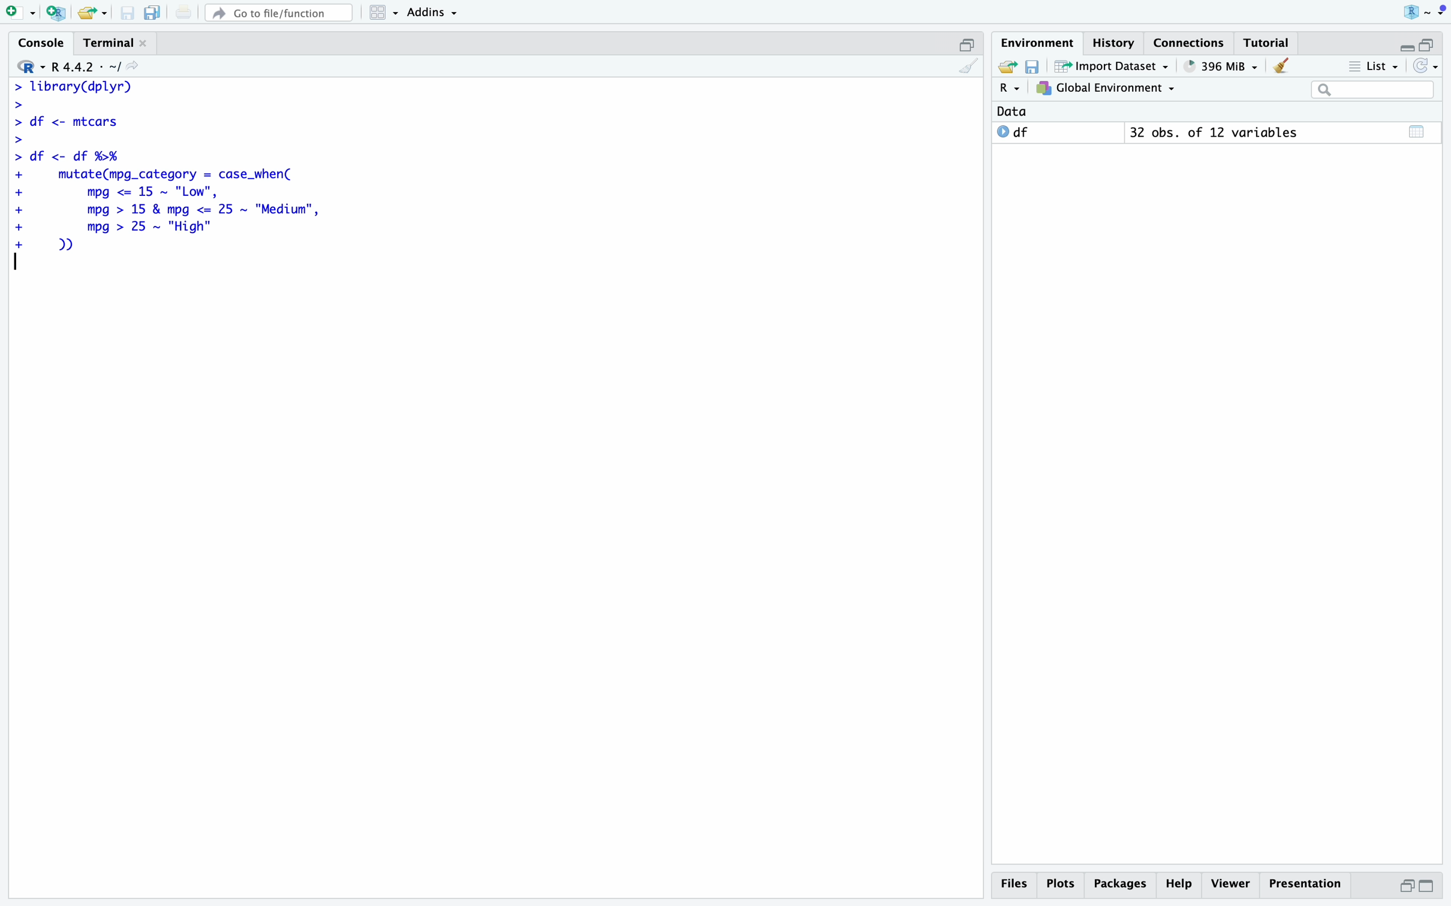 Image resolution: width=1451 pixels, height=906 pixels. What do you see at coordinates (1014, 131) in the screenshot?
I see `df` at bounding box center [1014, 131].